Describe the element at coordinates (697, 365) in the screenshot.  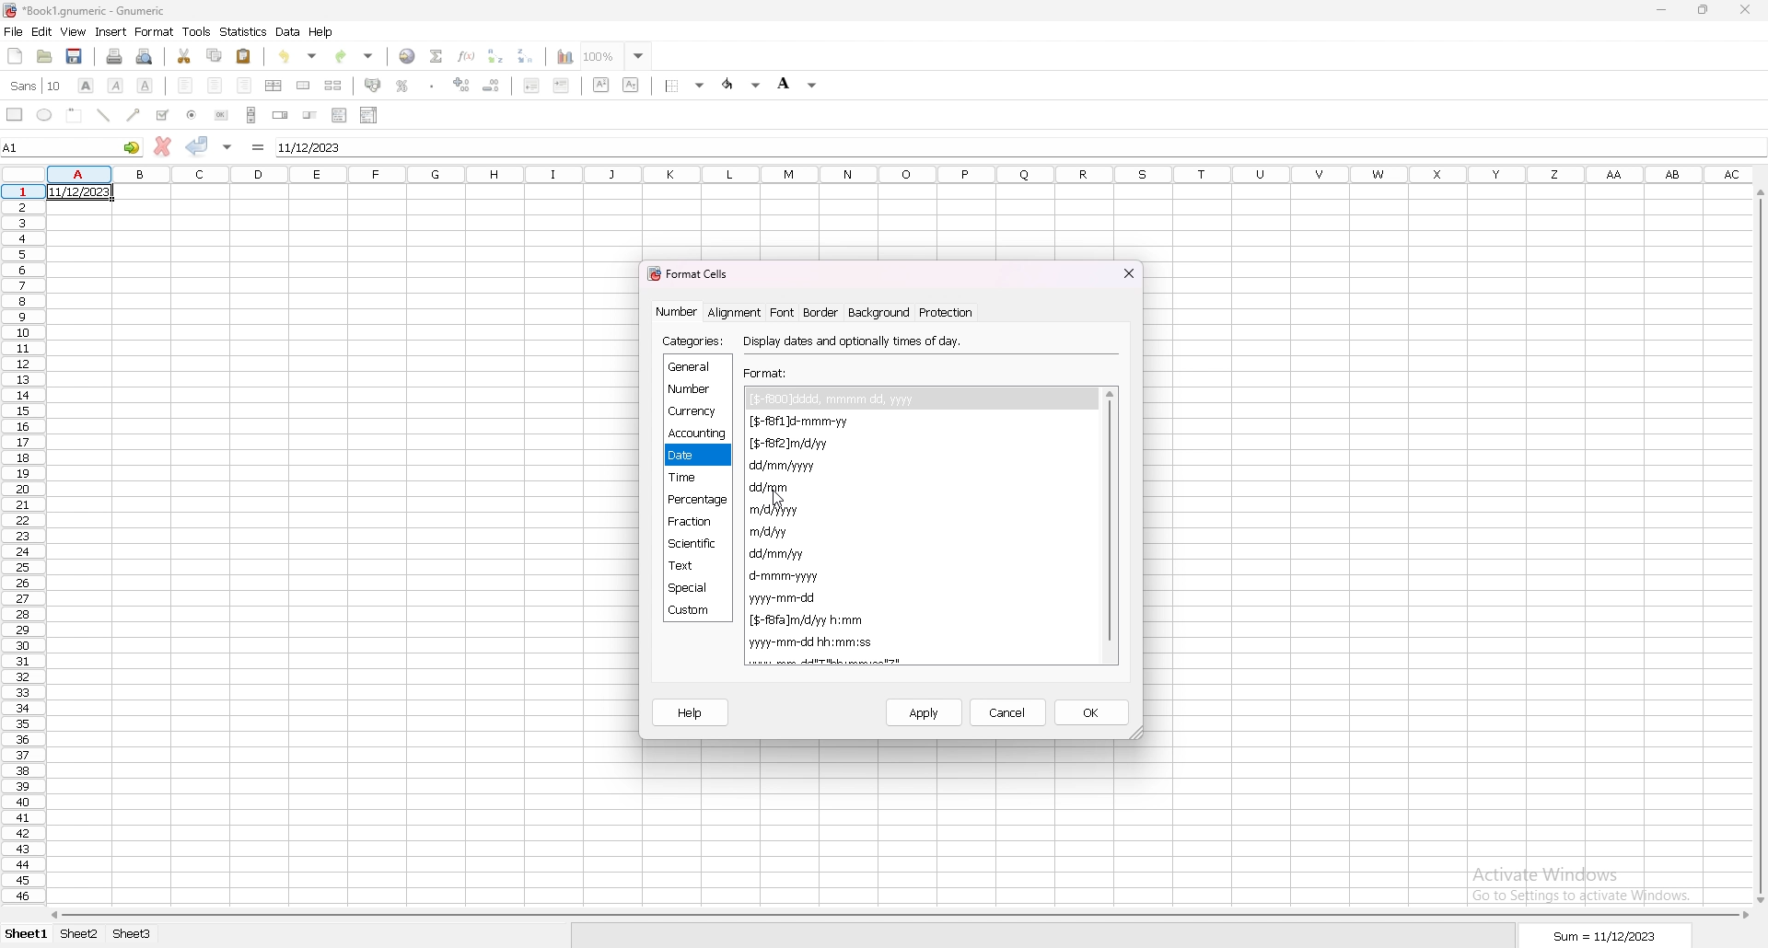
I see `general` at that location.